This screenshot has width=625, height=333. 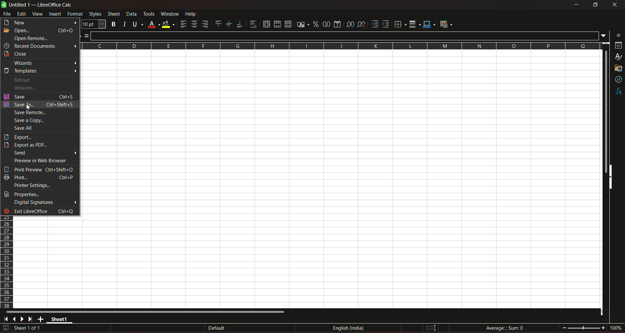 What do you see at coordinates (39, 169) in the screenshot?
I see `print preview` at bounding box center [39, 169].